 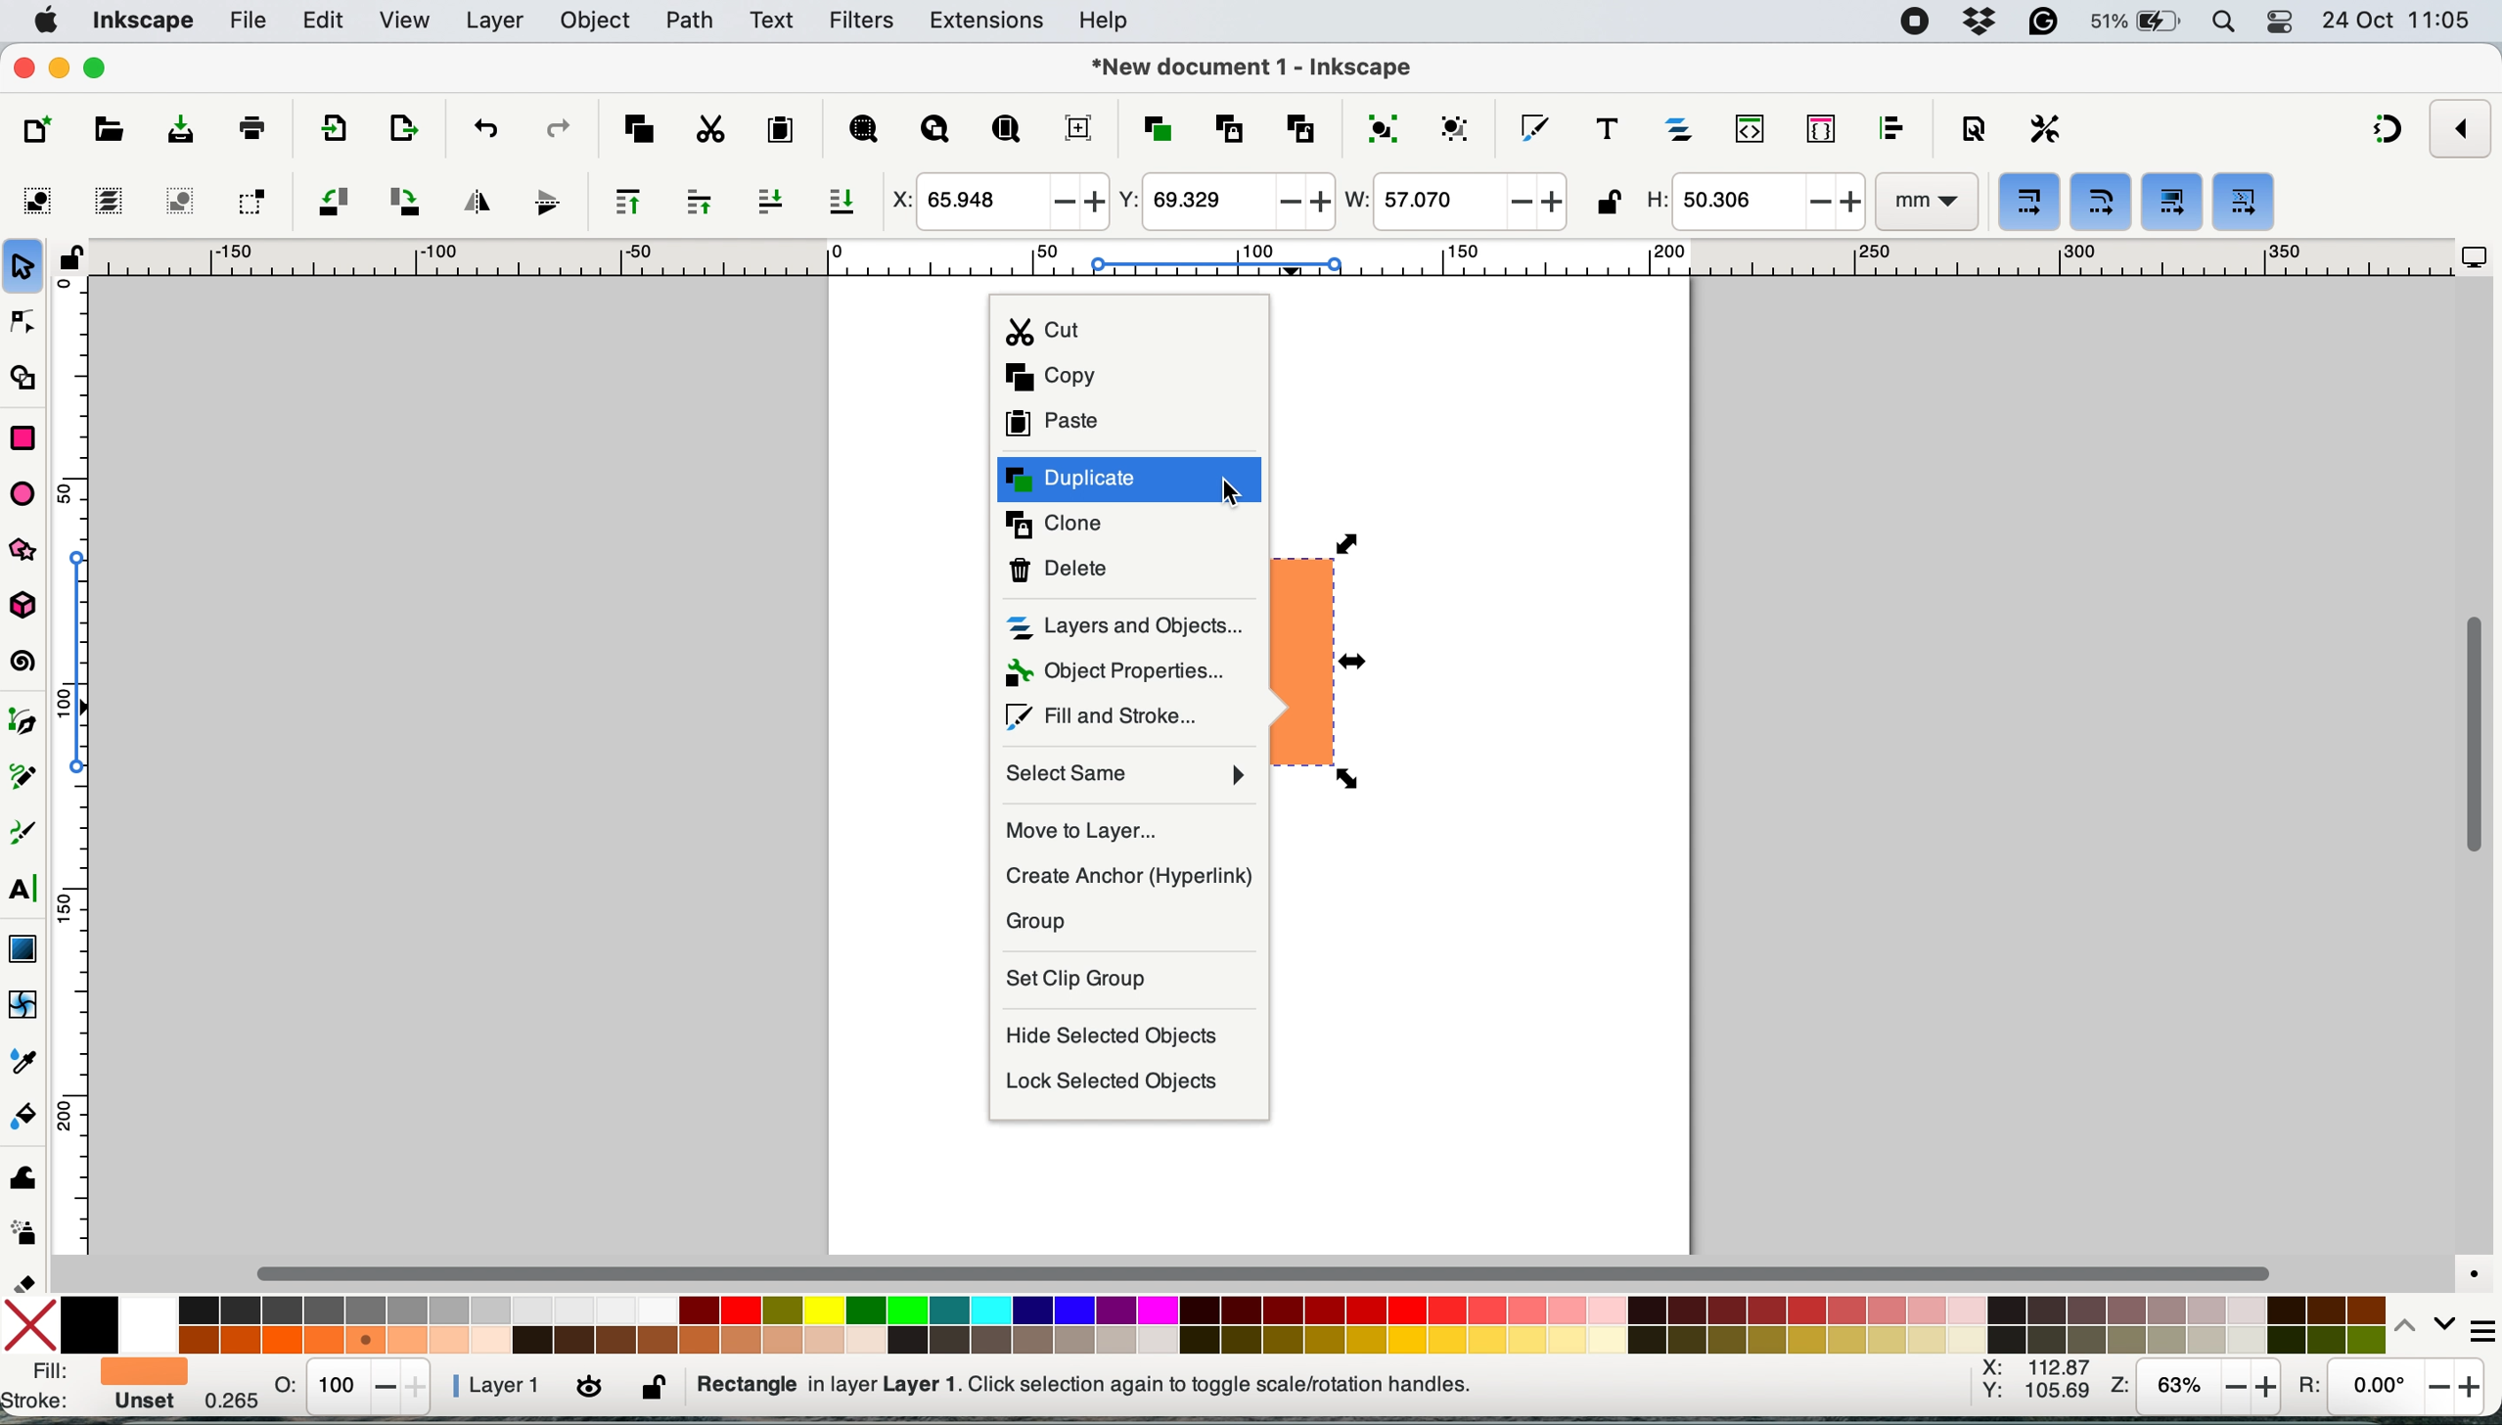 What do you see at coordinates (1136, 426) in the screenshot?
I see `paste` at bounding box center [1136, 426].